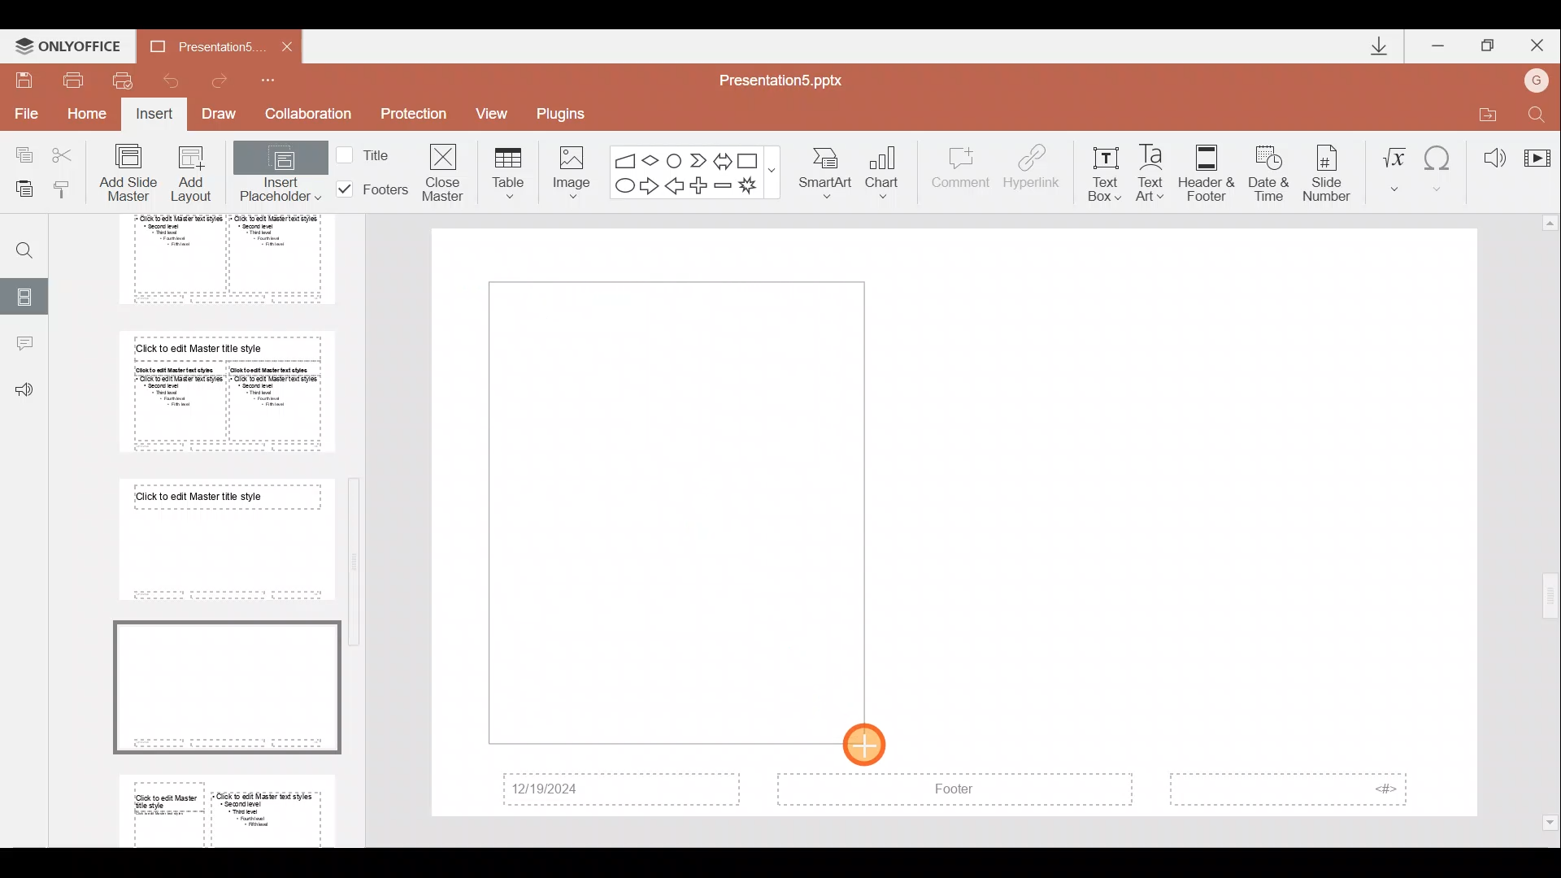  I want to click on Equation, so click(1394, 167).